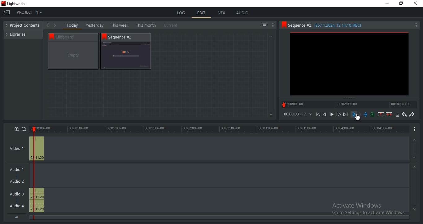 The height and width of the screenshot is (224, 423). Describe the element at coordinates (18, 216) in the screenshot. I see `All` at that location.